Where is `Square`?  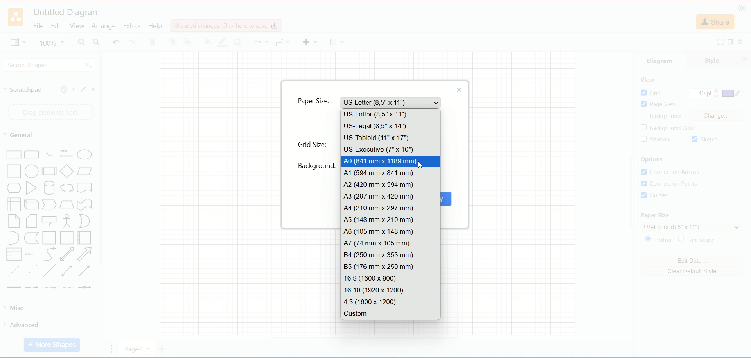
Square is located at coordinates (14, 172).